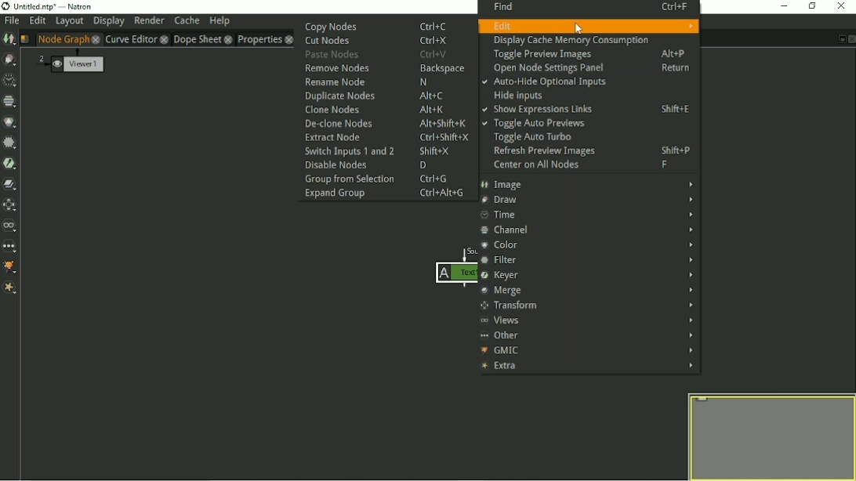 The height and width of the screenshot is (481, 856). What do you see at coordinates (385, 138) in the screenshot?
I see `Extract Node` at bounding box center [385, 138].